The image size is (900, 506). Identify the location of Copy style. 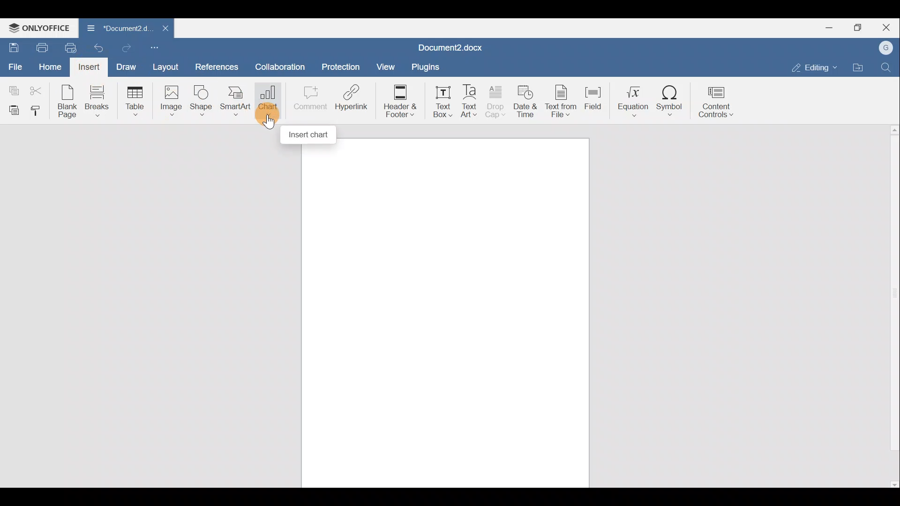
(39, 110).